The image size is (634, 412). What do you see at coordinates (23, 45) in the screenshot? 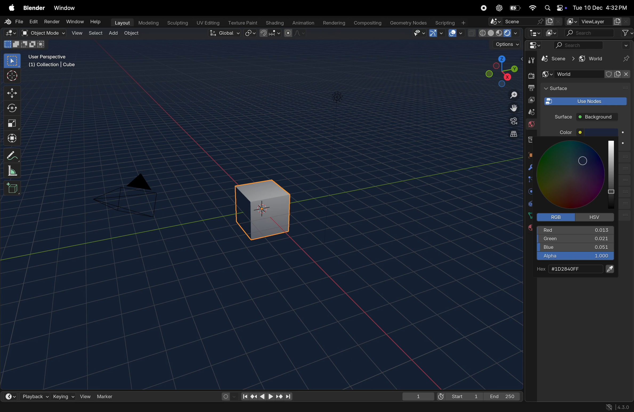
I see `mode` at bounding box center [23, 45].